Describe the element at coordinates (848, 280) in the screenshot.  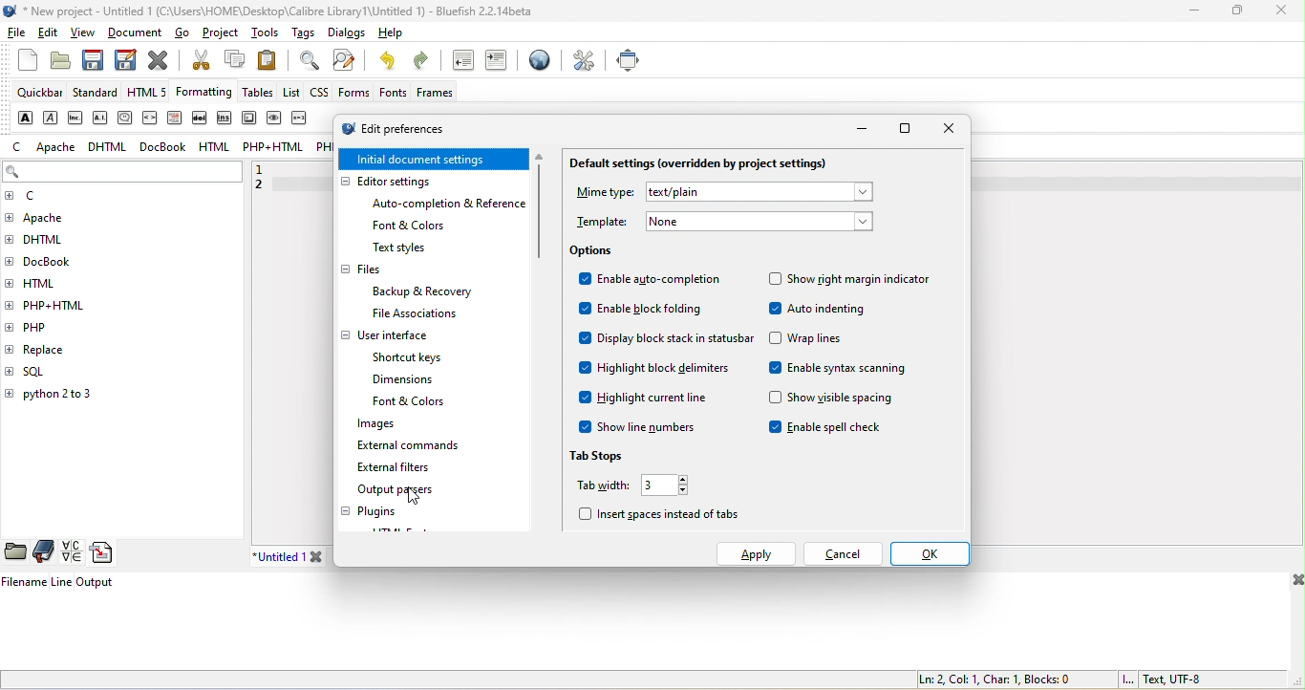
I see `show right margin indicator` at that location.